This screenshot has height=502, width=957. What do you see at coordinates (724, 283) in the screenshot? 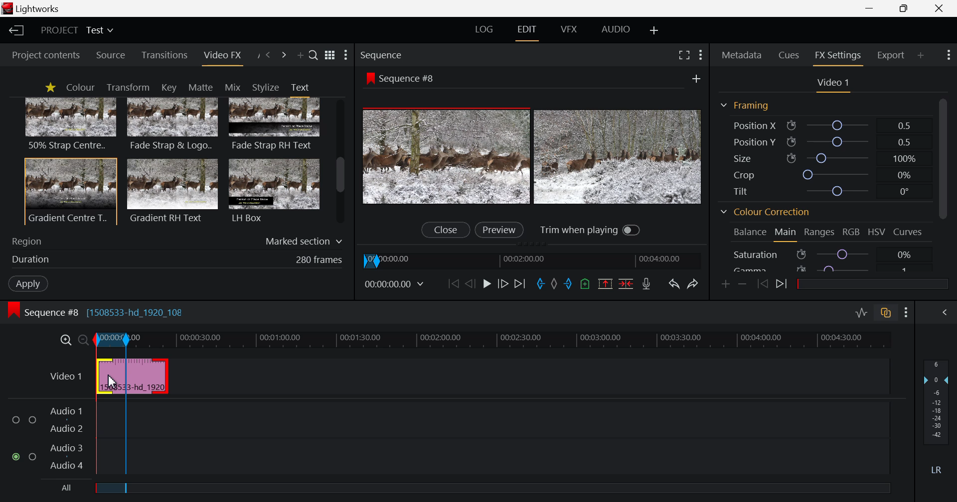
I see `Add keyframe` at bounding box center [724, 283].